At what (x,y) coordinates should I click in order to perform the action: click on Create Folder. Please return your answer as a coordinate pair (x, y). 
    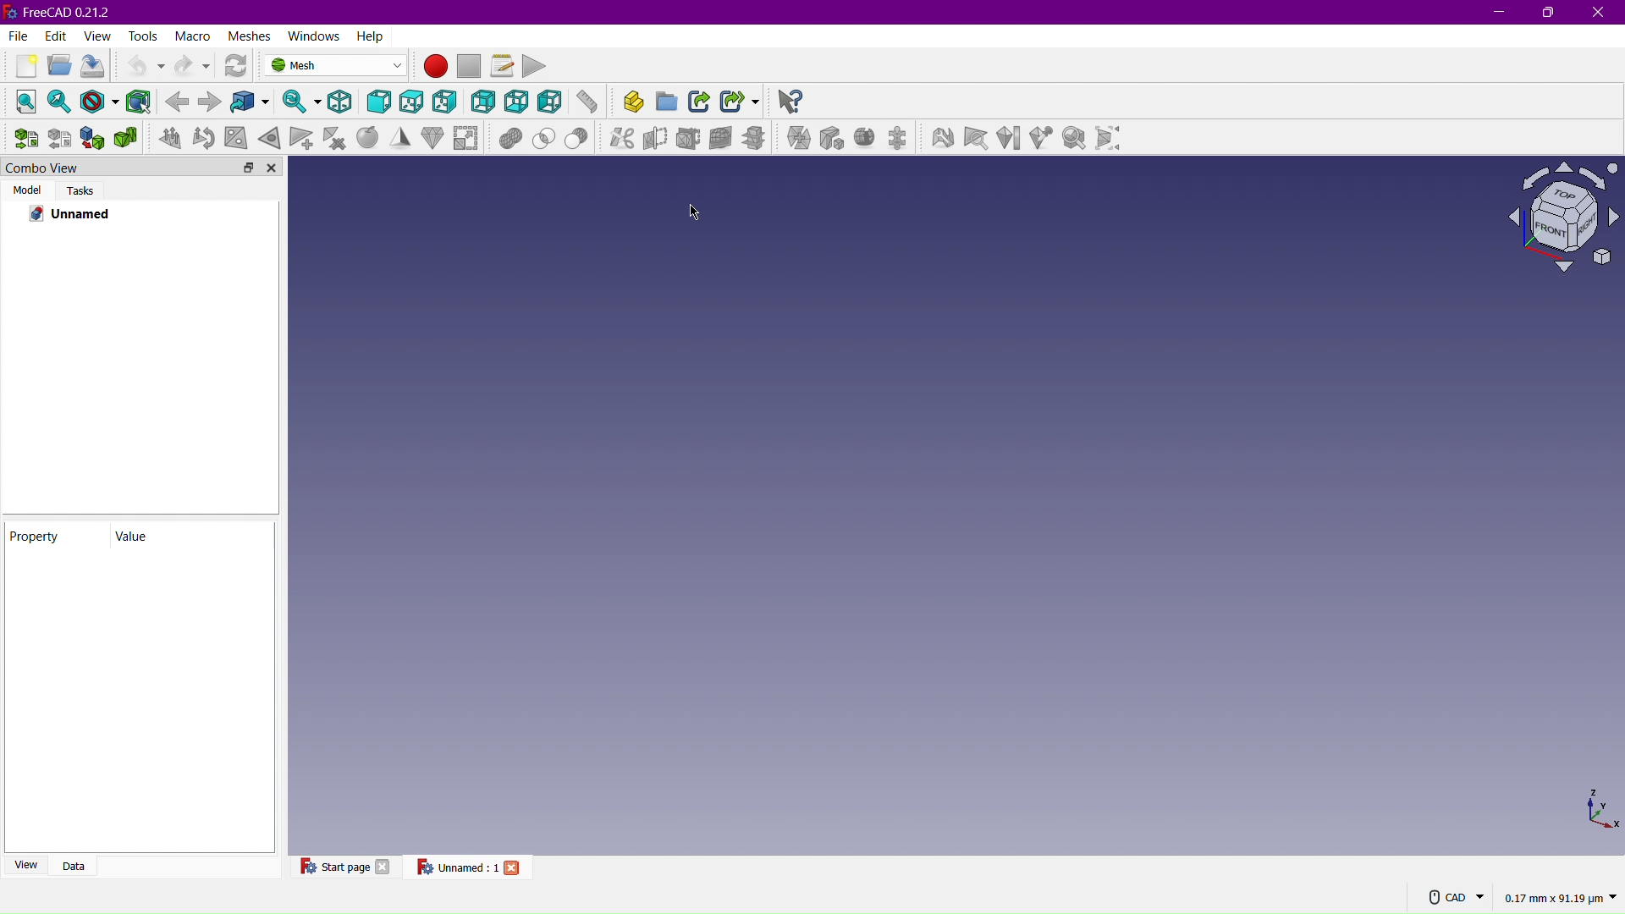
    Looking at the image, I should click on (667, 104).